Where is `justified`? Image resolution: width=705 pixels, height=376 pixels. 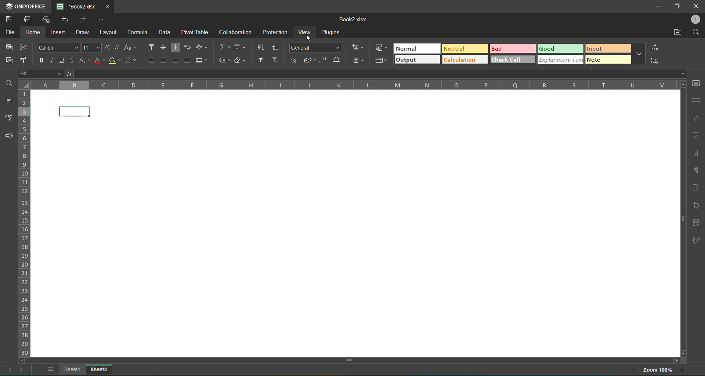
justified is located at coordinates (188, 61).